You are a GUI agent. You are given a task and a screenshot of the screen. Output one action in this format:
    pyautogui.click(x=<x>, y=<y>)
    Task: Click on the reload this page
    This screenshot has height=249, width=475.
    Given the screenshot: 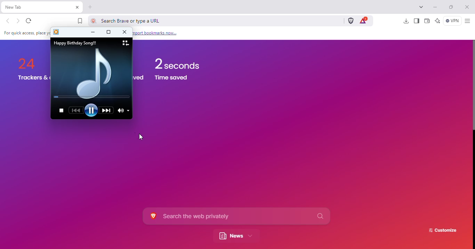 What is the action you would take?
    pyautogui.click(x=29, y=21)
    